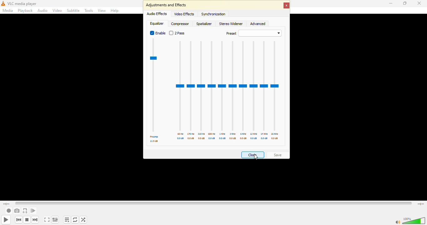 Image resolution: width=427 pixels, height=225 pixels. Describe the element at coordinates (19, 4) in the screenshot. I see `vlc media player` at that location.